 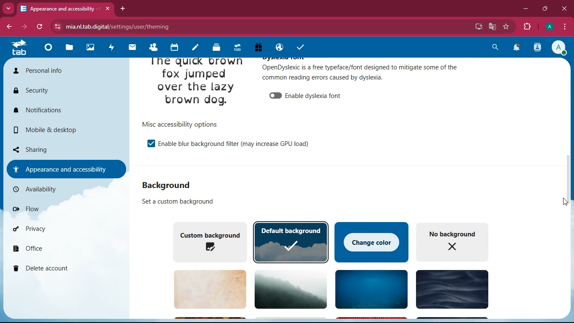 What do you see at coordinates (561, 48) in the screenshot?
I see `profile` at bounding box center [561, 48].